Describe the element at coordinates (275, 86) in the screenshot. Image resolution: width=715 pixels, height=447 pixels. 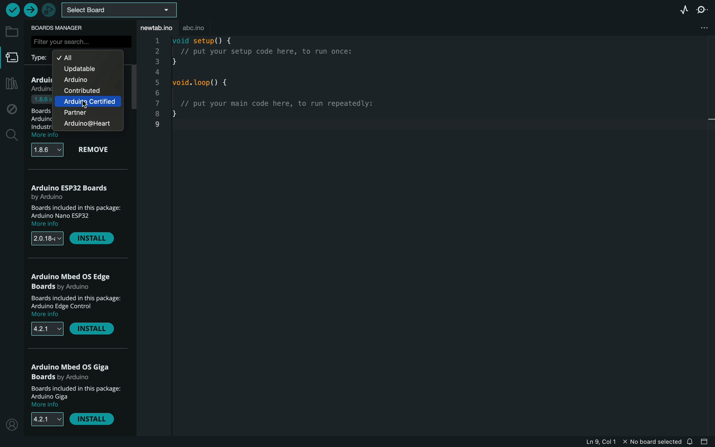
I see `code` at that location.